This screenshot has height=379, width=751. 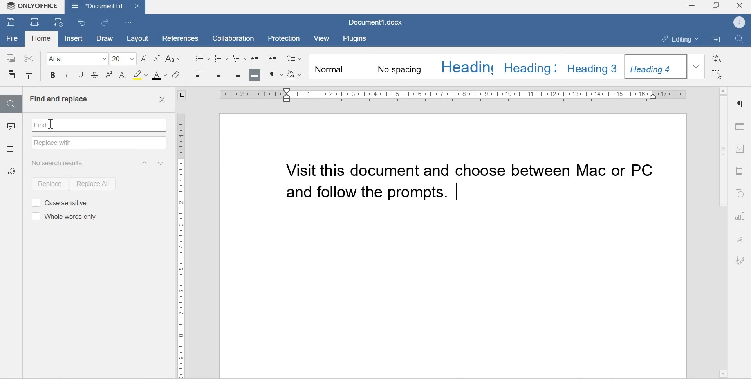 What do you see at coordinates (46, 184) in the screenshot?
I see `Replace` at bounding box center [46, 184].